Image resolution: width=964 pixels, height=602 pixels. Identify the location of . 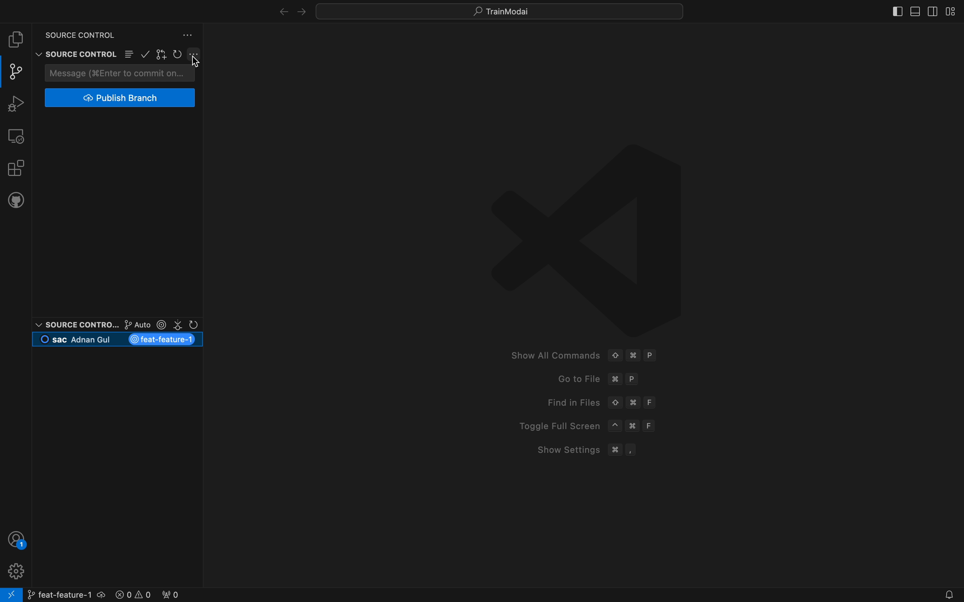
(128, 55).